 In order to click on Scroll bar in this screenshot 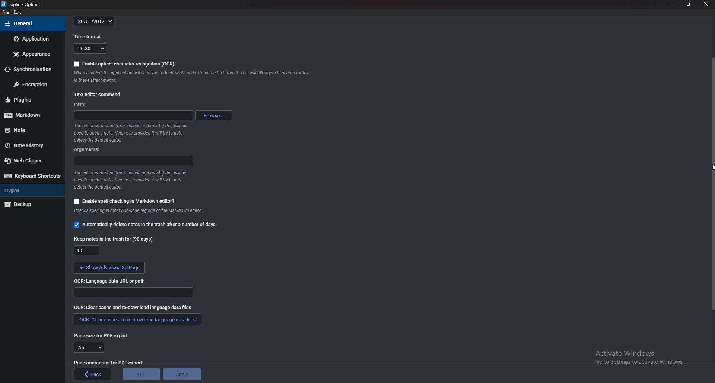, I will do `click(711, 187)`.